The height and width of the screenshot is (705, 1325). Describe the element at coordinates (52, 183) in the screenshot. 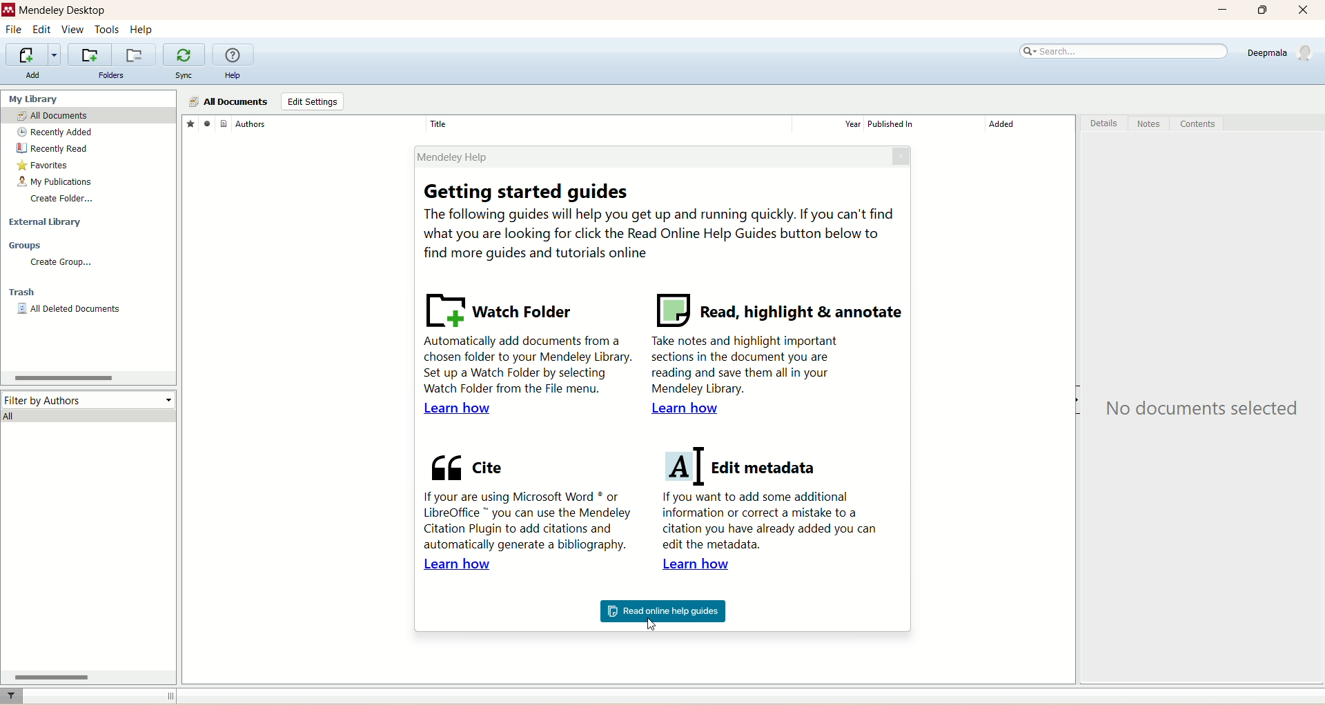

I see `my publications` at that location.